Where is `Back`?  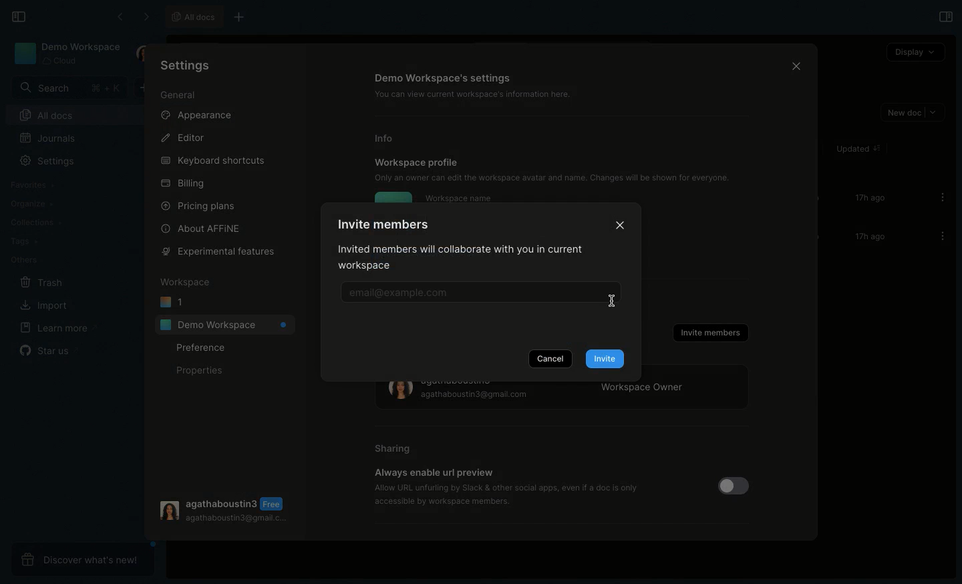
Back is located at coordinates (120, 17).